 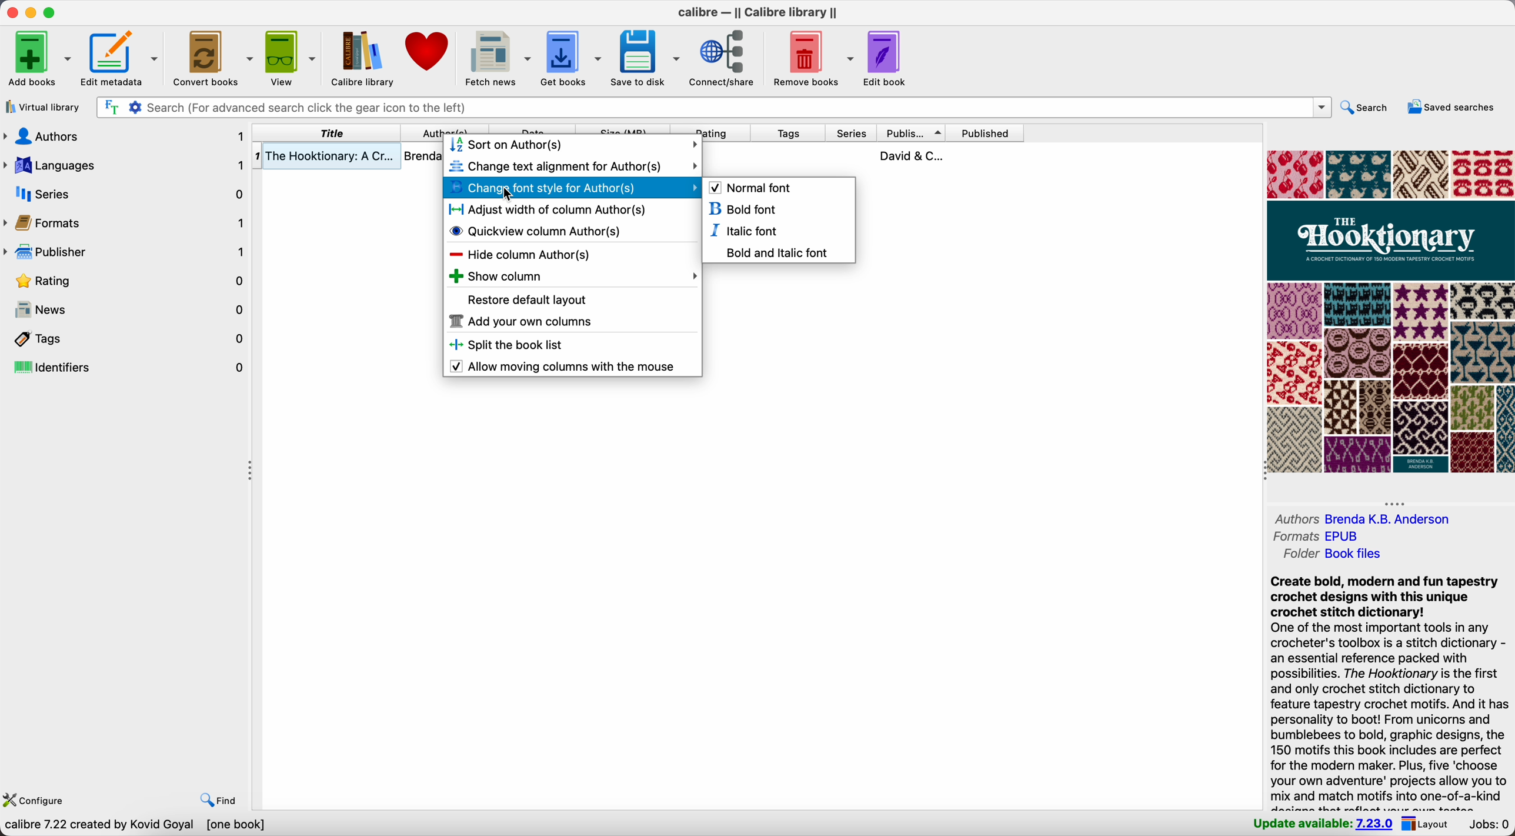 I want to click on change text alignment for author(s), so click(x=573, y=166).